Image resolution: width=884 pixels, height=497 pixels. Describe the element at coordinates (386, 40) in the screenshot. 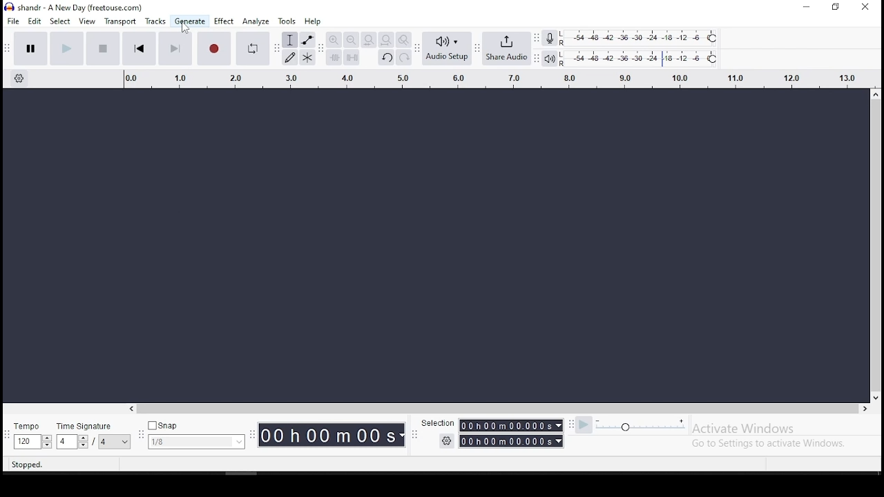

I see `fit project to width` at that location.